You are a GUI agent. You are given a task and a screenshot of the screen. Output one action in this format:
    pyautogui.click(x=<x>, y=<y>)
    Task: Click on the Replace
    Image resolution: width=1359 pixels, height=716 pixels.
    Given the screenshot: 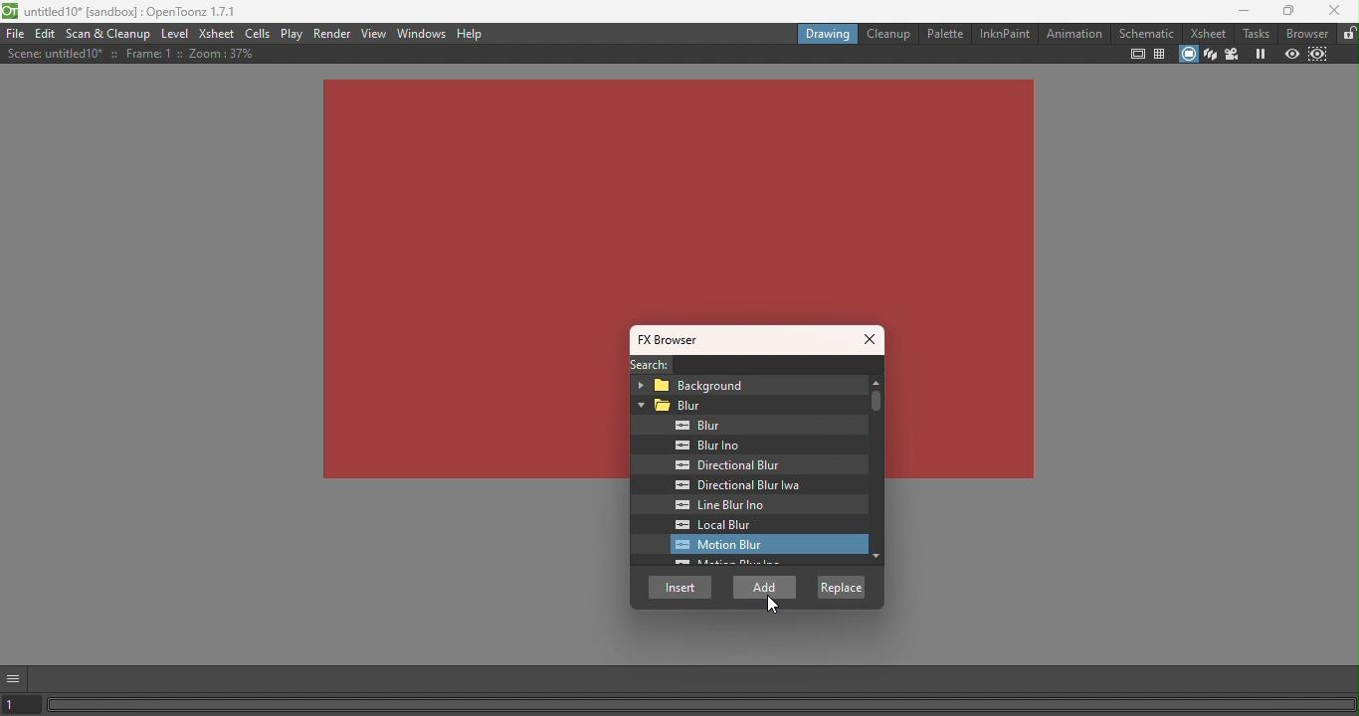 What is the action you would take?
    pyautogui.click(x=840, y=586)
    